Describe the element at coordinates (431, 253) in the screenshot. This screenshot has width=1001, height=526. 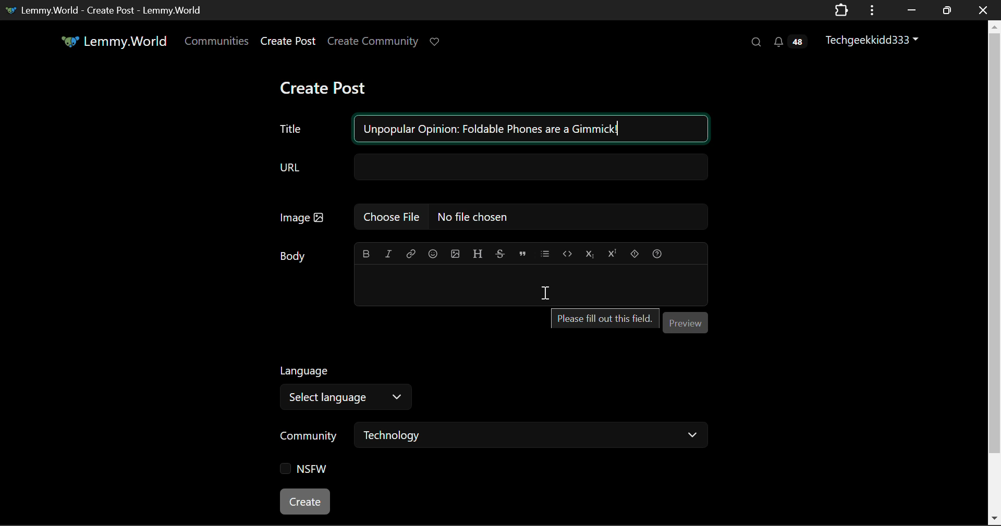
I see `emoji` at that location.